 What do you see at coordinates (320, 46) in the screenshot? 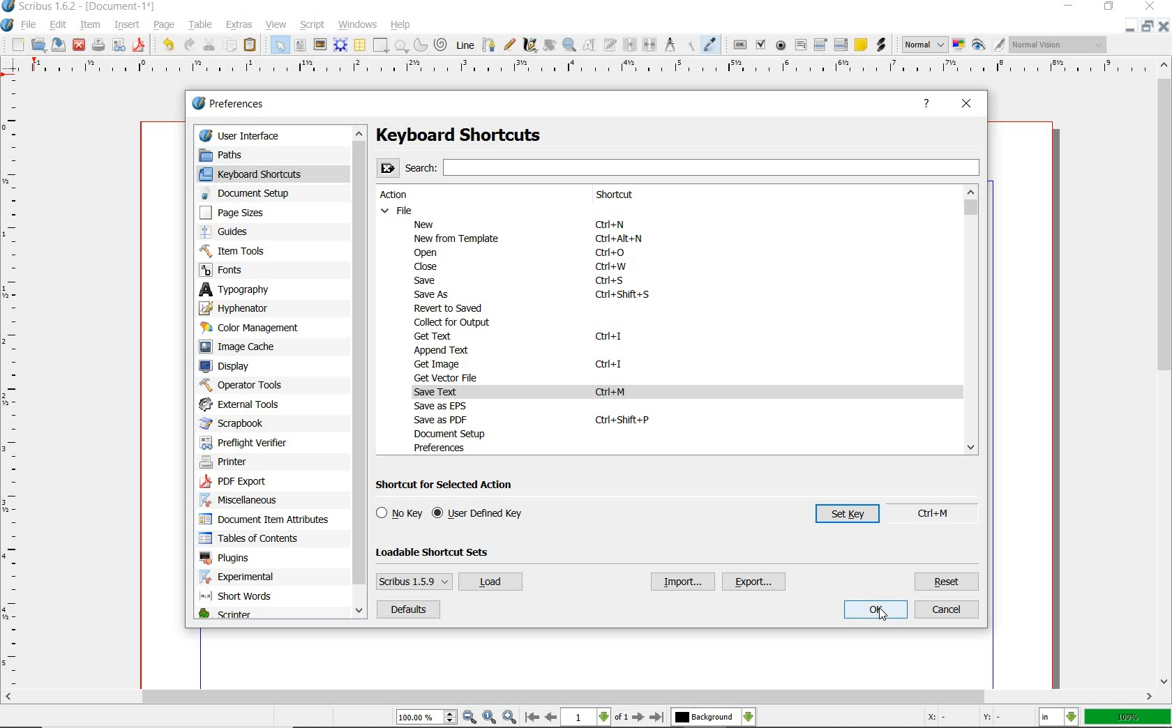
I see `image frame` at bounding box center [320, 46].